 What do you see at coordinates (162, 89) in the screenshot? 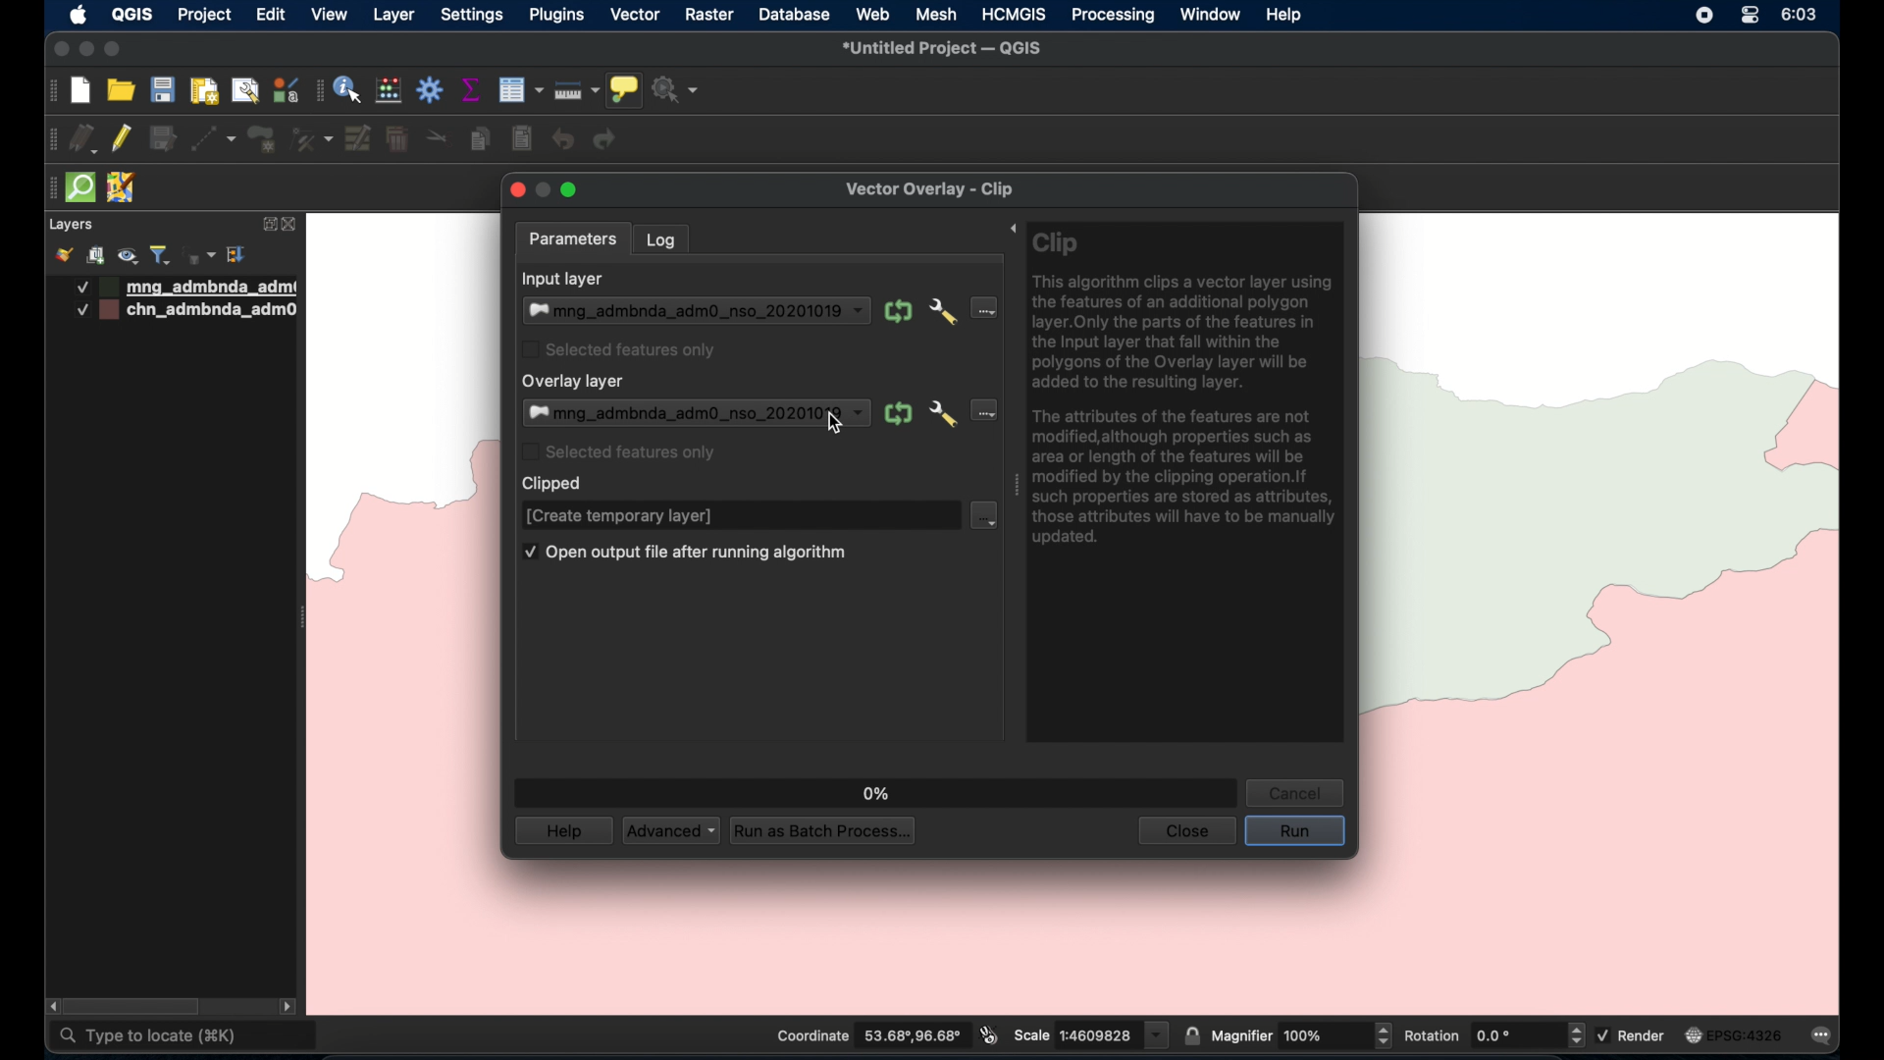
I see `save project` at bounding box center [162, 89].